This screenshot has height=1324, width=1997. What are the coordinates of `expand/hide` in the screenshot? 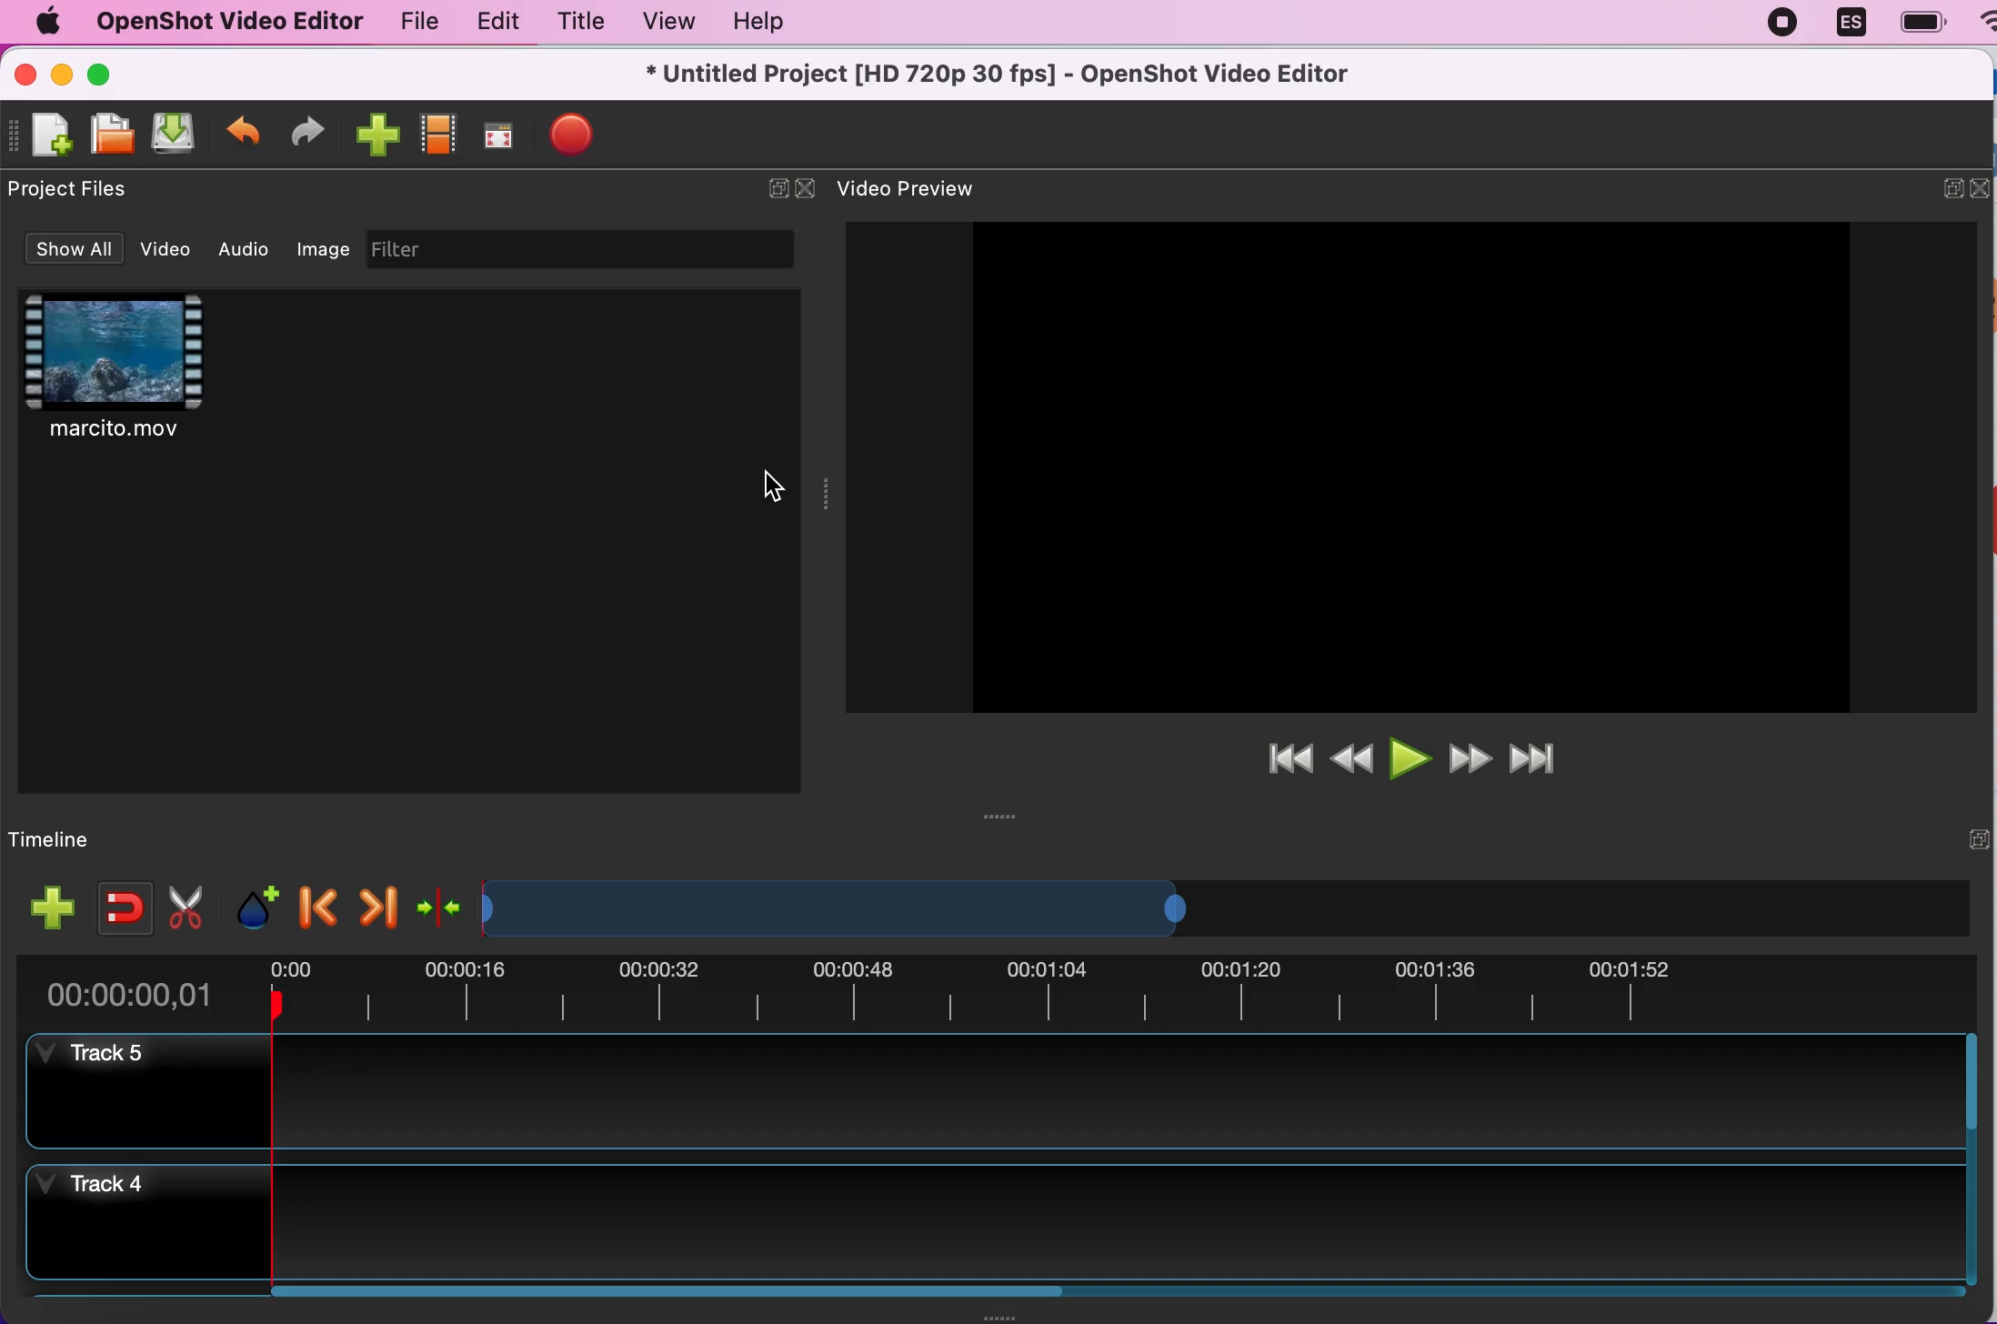 It's located at (1943, 186).